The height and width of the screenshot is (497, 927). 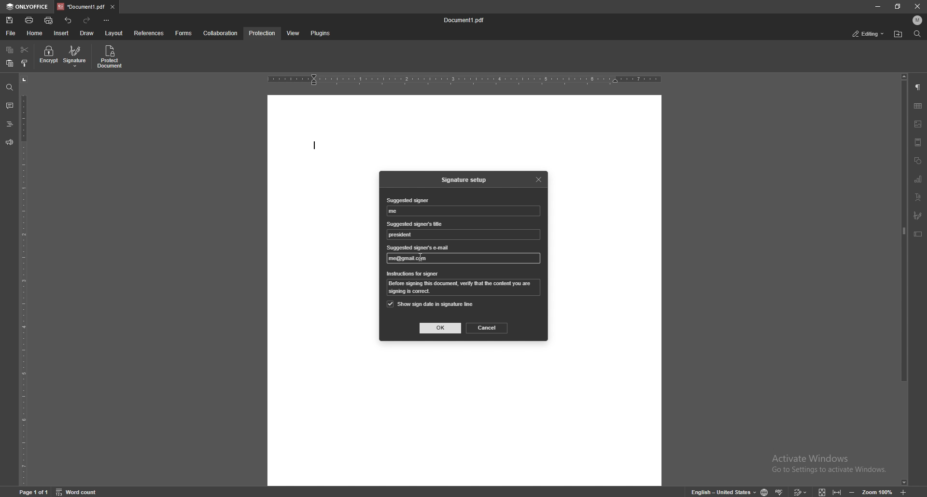 I want to click on protection, so click(x=263, y=33).